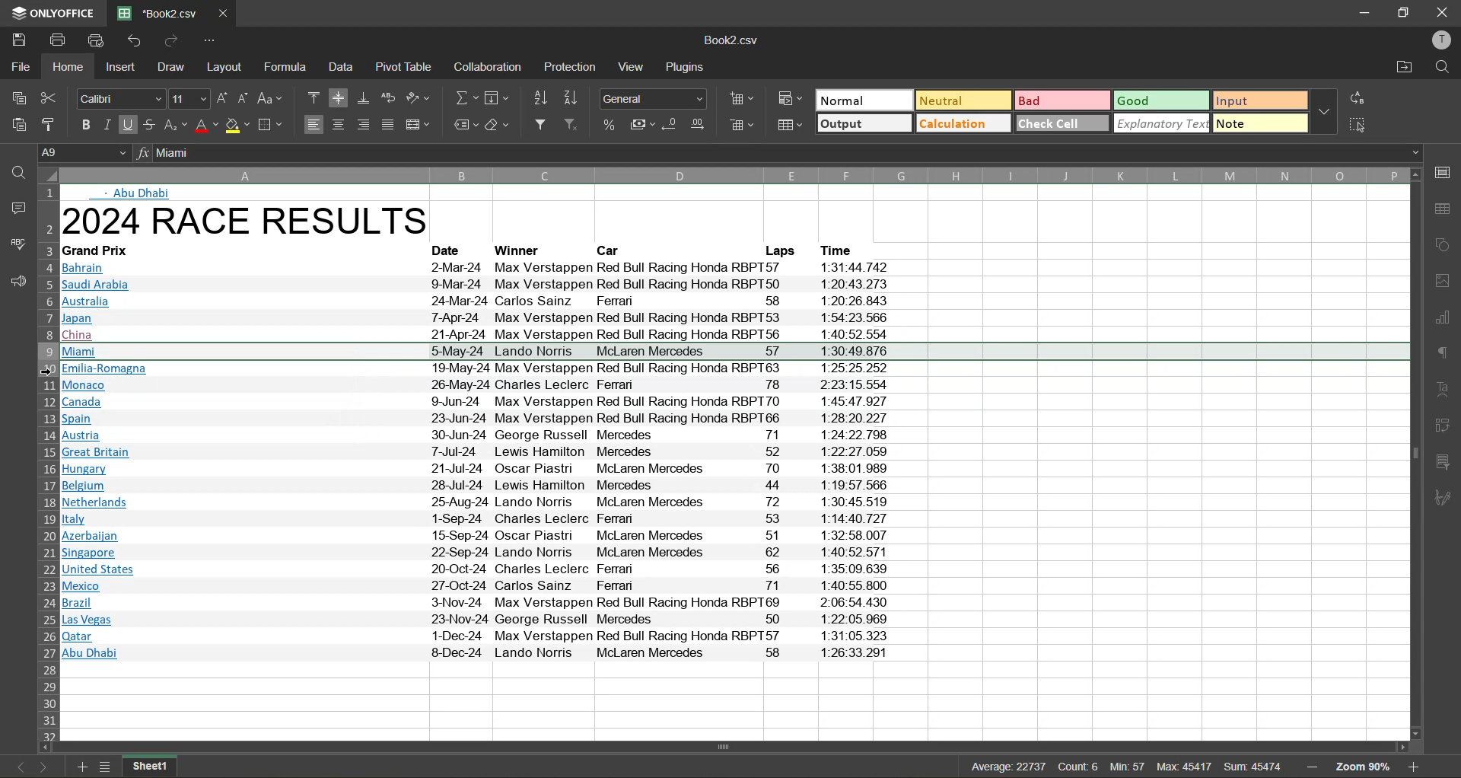 This screenshot has width=1461, height=778. I want to click on Austria 30-Jun-24 George Russell Mercedes 71 1:24:22.798, so click(476, 435).